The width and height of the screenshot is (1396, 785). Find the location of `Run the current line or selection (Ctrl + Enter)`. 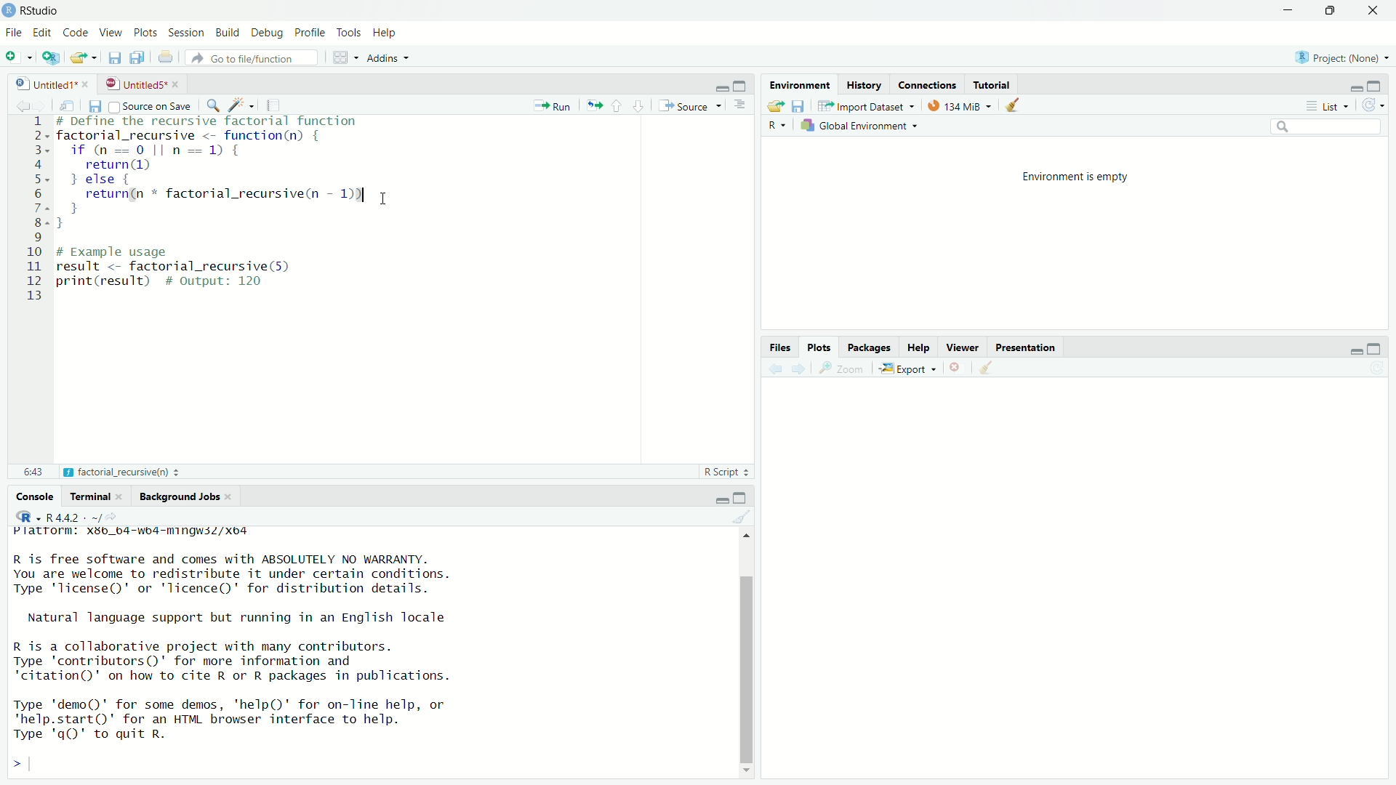

Run the current line or selection (Ctrl + Enter) is located at coordinates (555, 104).